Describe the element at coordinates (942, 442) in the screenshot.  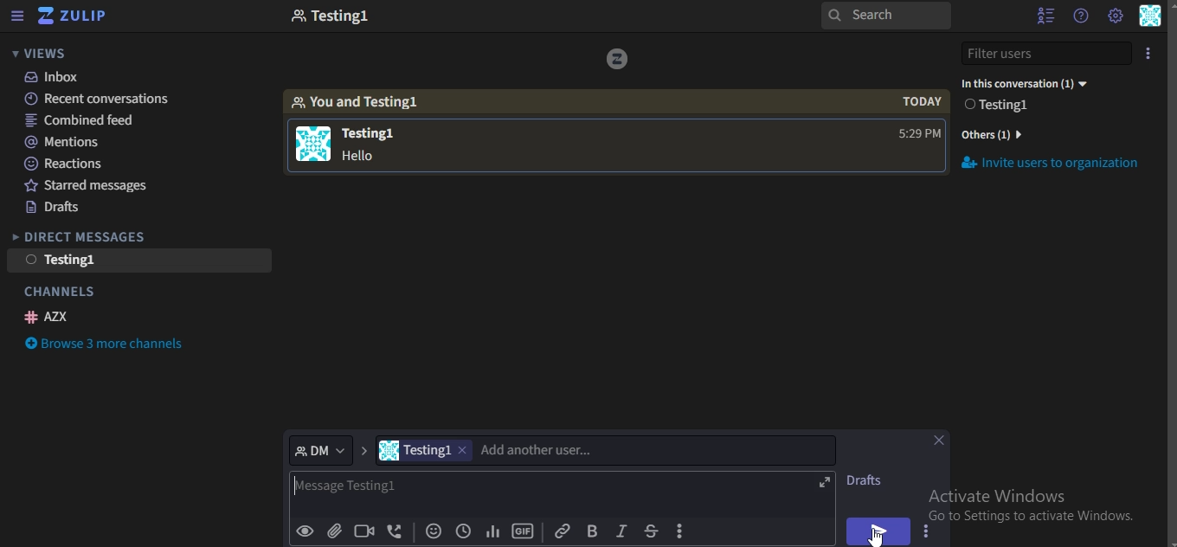
I see `close` at that location.